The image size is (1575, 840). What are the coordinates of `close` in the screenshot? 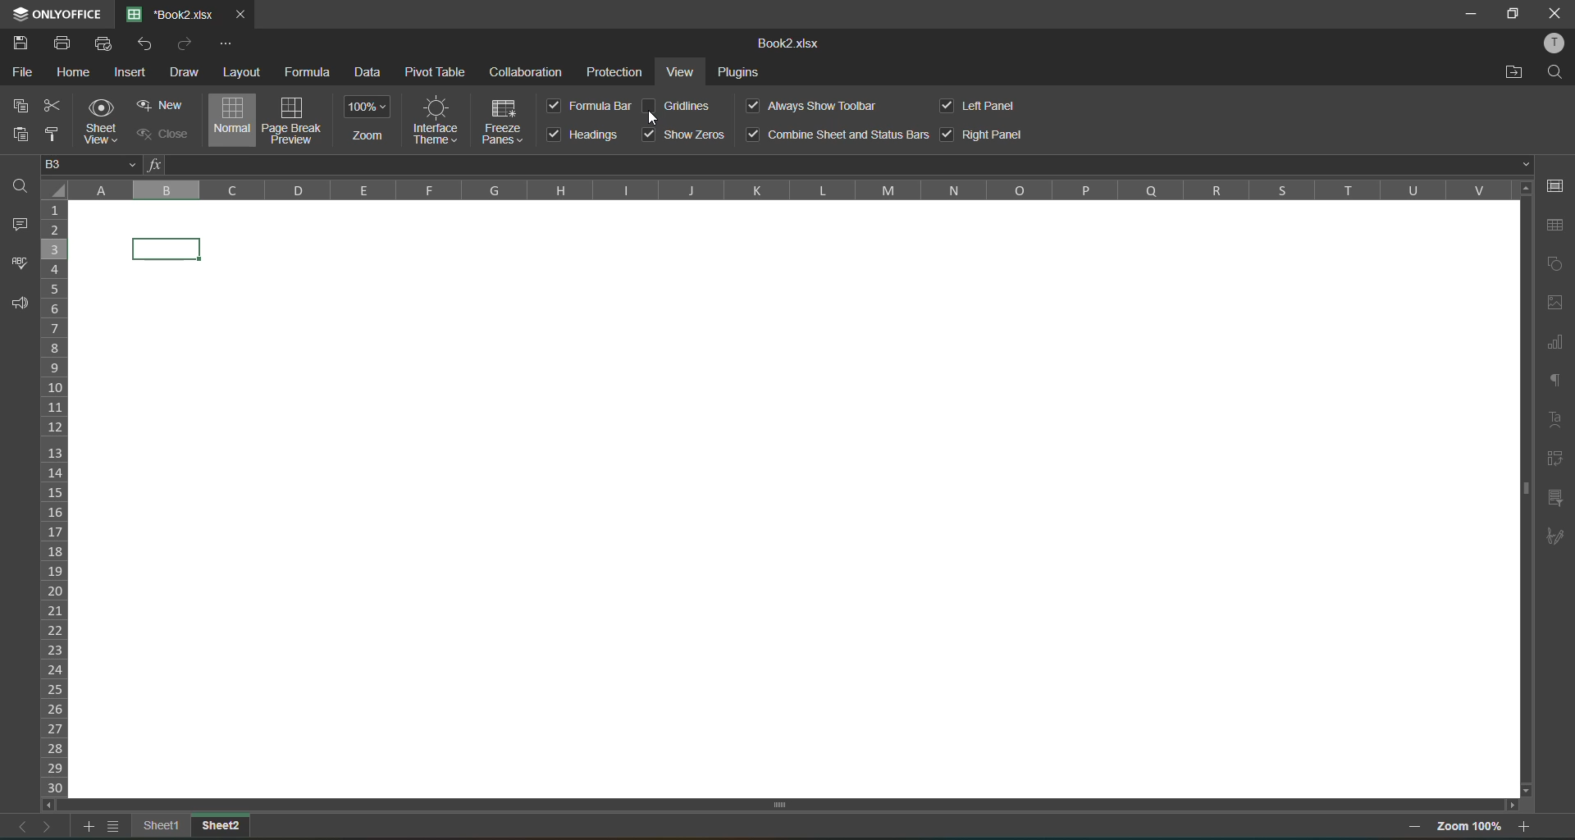 It's located at (159, 135).